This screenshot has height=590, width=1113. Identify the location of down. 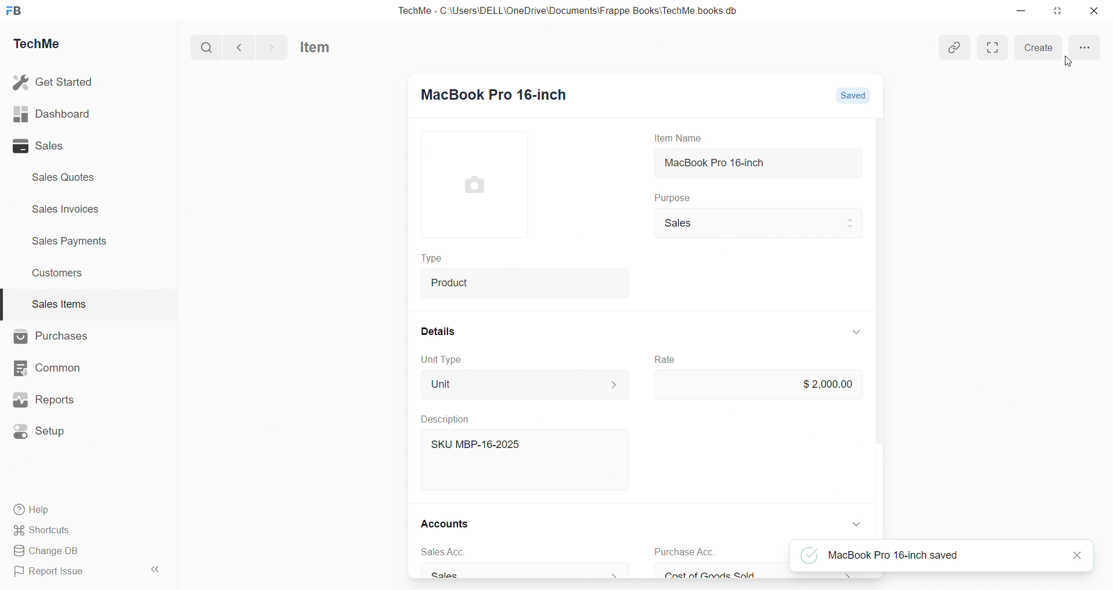
(855, 333).